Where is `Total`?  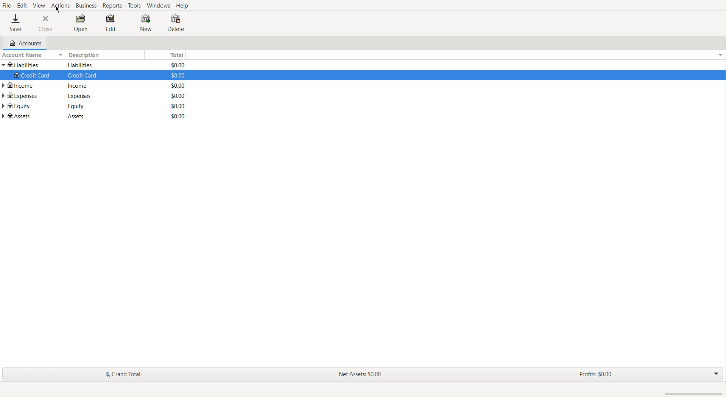
Total is located at coordinates (179, 76).